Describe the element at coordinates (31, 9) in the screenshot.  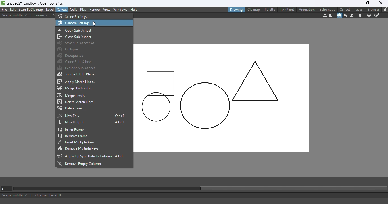
I see `Scan & Cleanup` at that location.